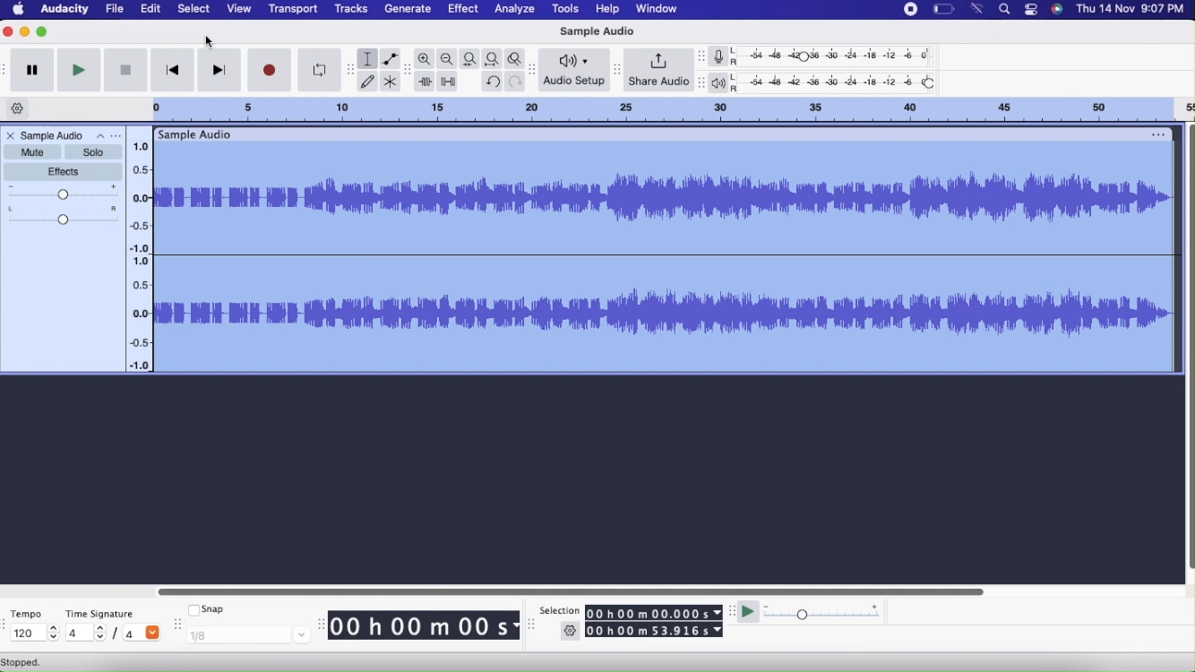 The height and width of the screenshot is (672, 1195). Describe the element at coordinates (30, 664) in the screenshot. I see `Stopped` at that location.